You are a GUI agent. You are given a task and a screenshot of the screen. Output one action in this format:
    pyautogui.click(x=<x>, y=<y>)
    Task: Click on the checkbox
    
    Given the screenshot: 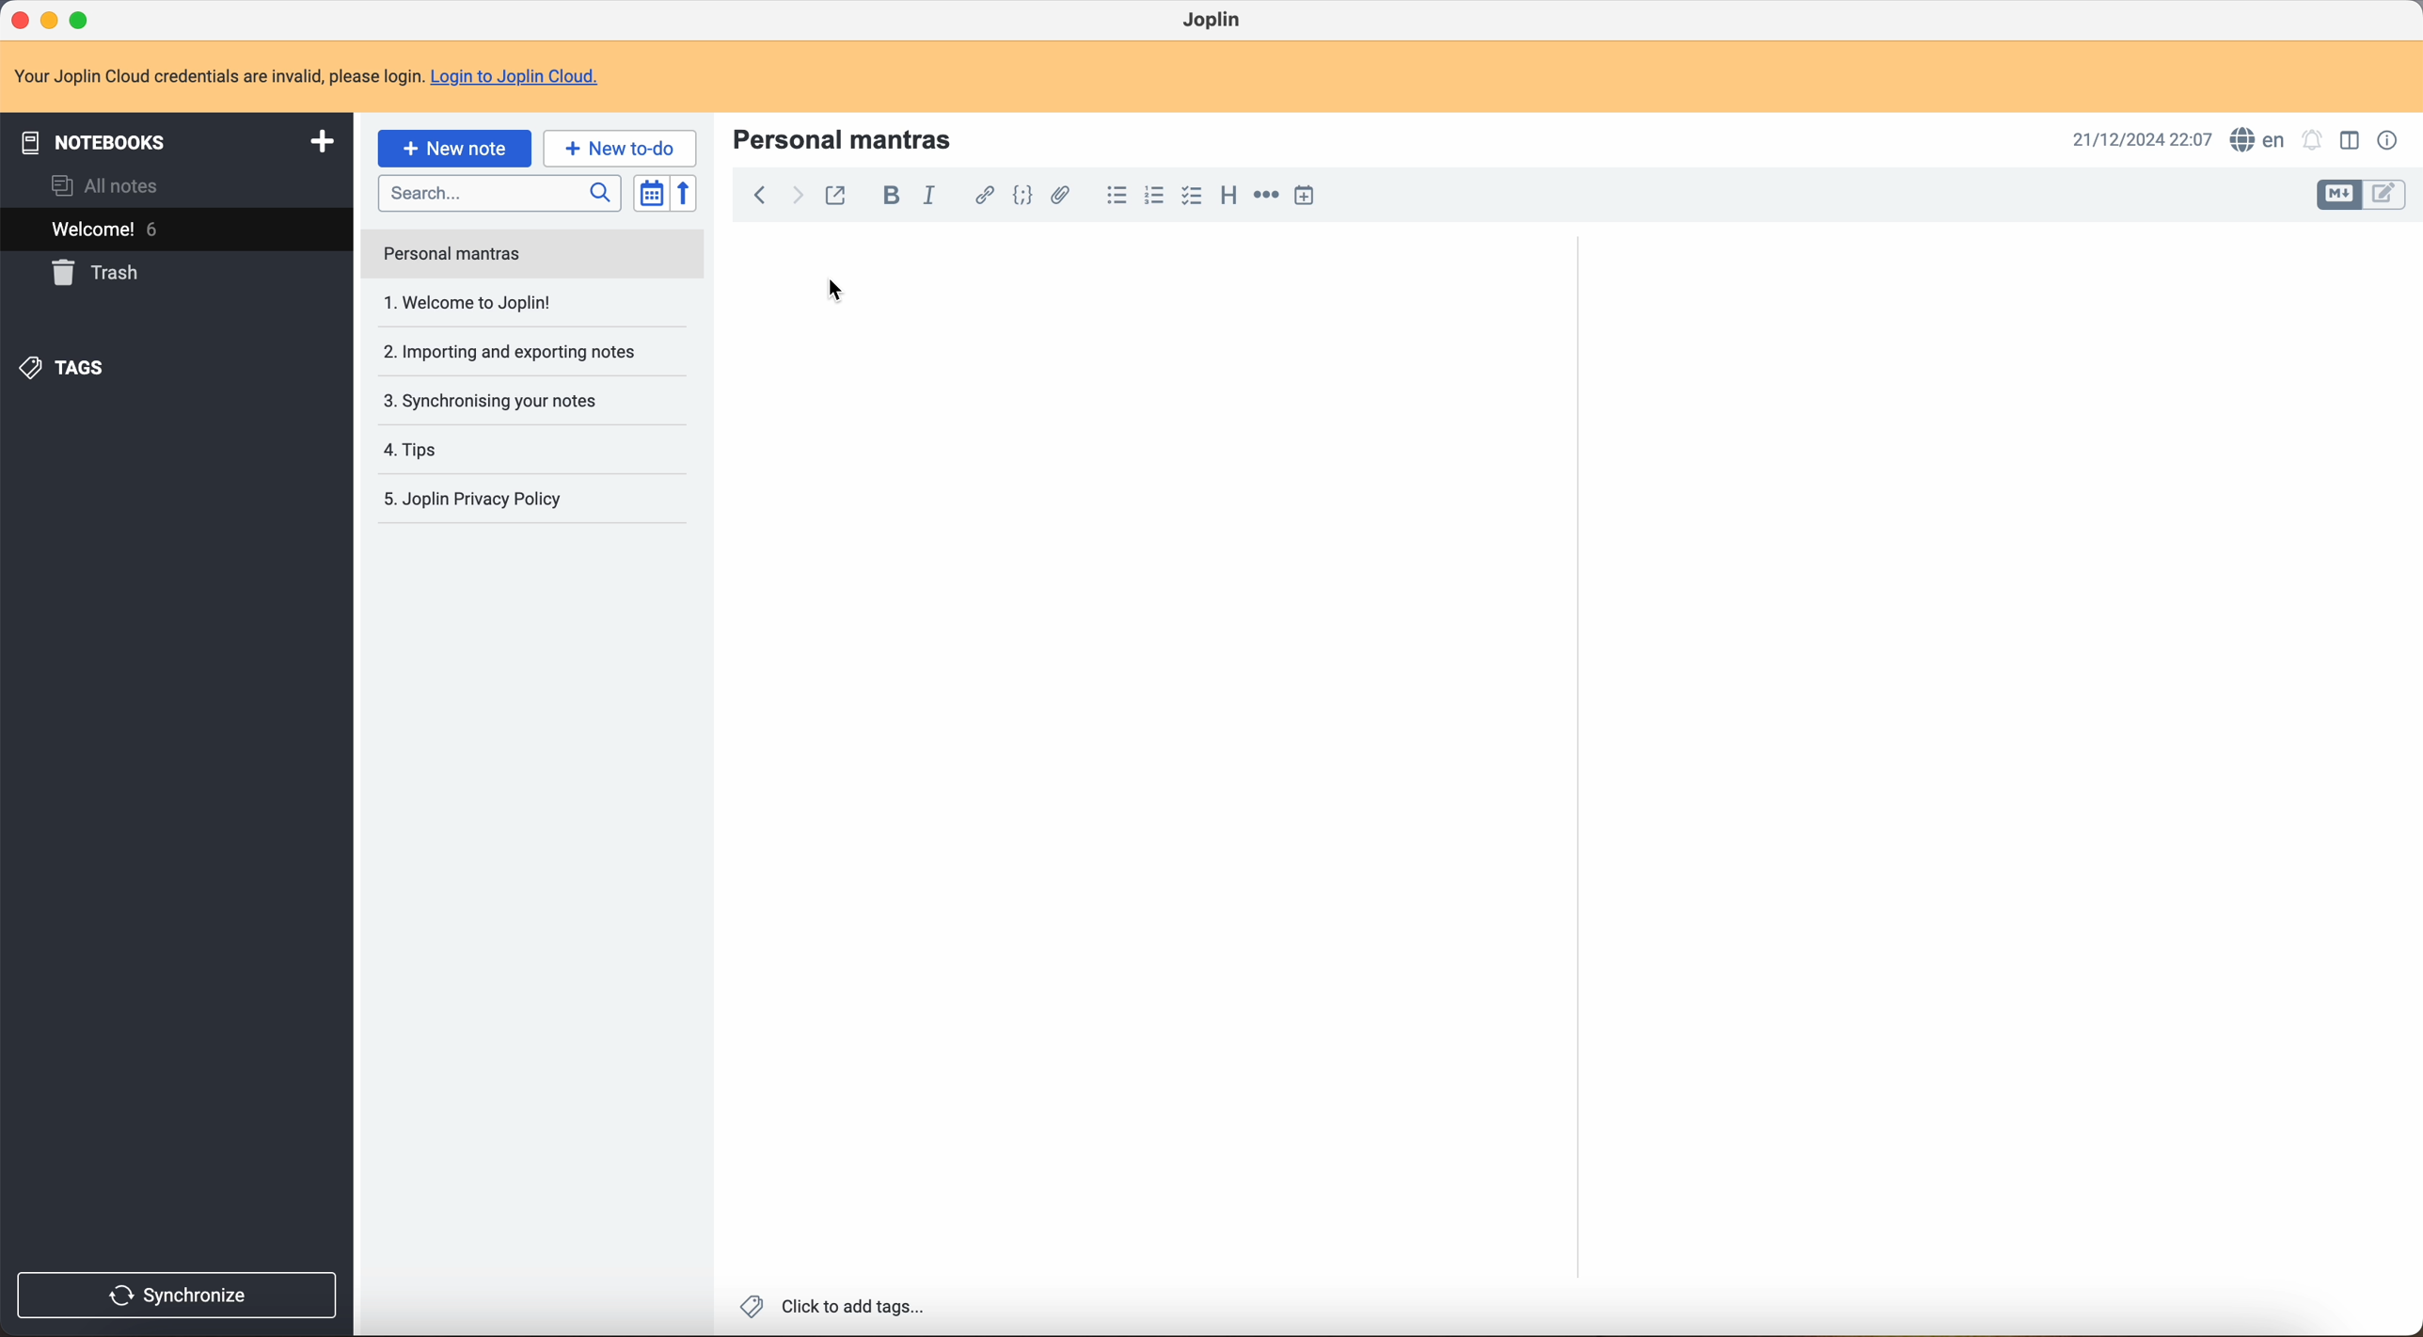 What is the action you would take?
    pyautogui.click(x=1192, y=197)
    